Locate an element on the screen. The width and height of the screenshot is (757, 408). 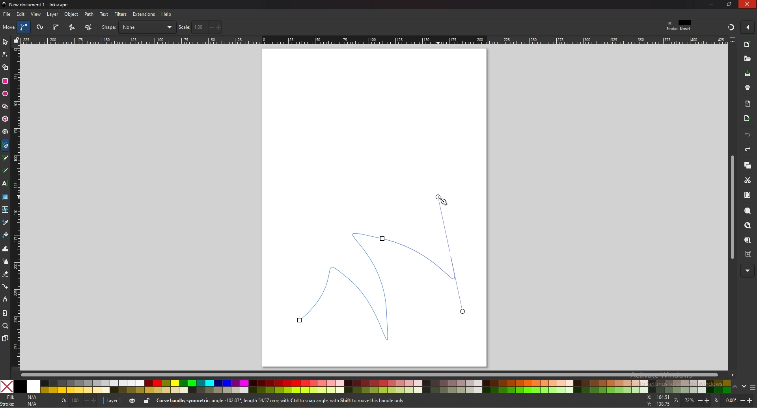
lock guides is located at coordinates (16, 40).